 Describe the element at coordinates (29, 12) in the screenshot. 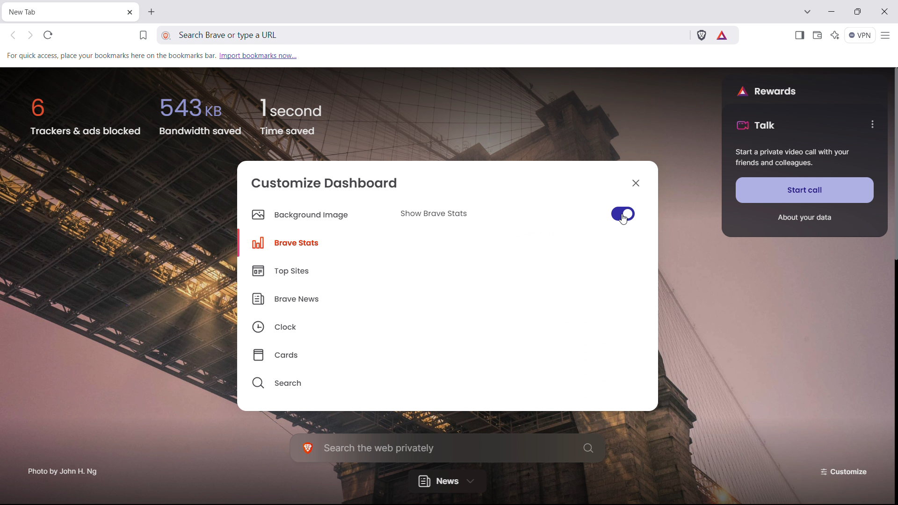

I see `tab title` at that location.